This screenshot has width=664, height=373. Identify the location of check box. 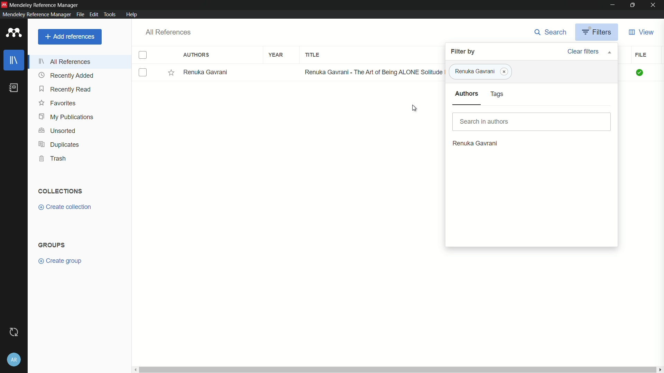
(143, 73).